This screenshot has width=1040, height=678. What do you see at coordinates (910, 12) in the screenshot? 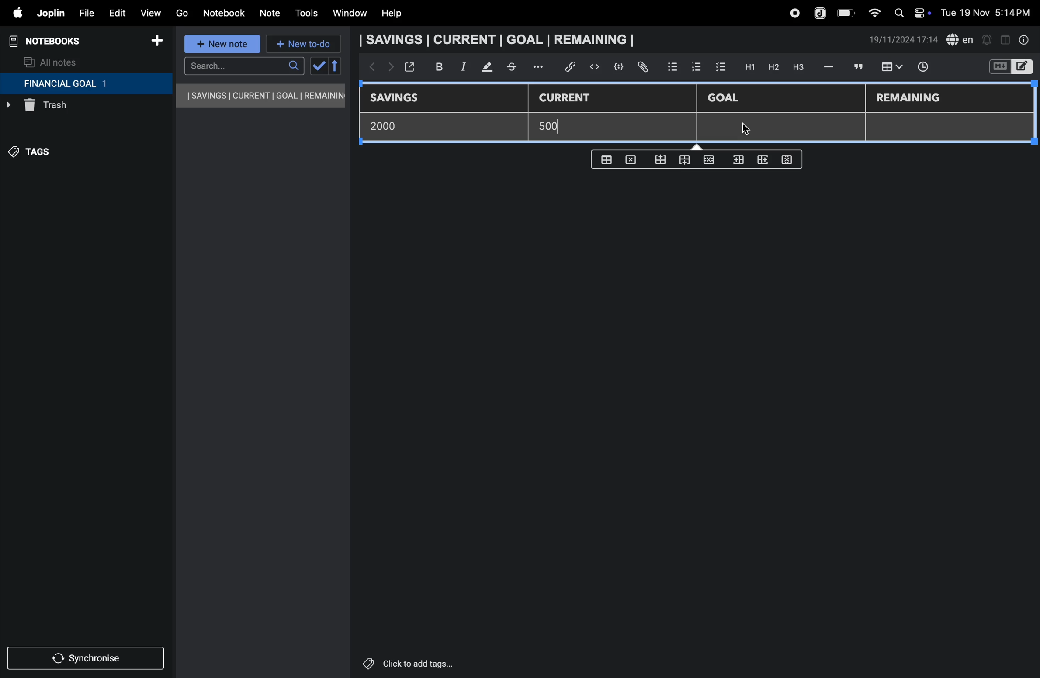
I see `apple widgets` at bounding box center [910, 12].